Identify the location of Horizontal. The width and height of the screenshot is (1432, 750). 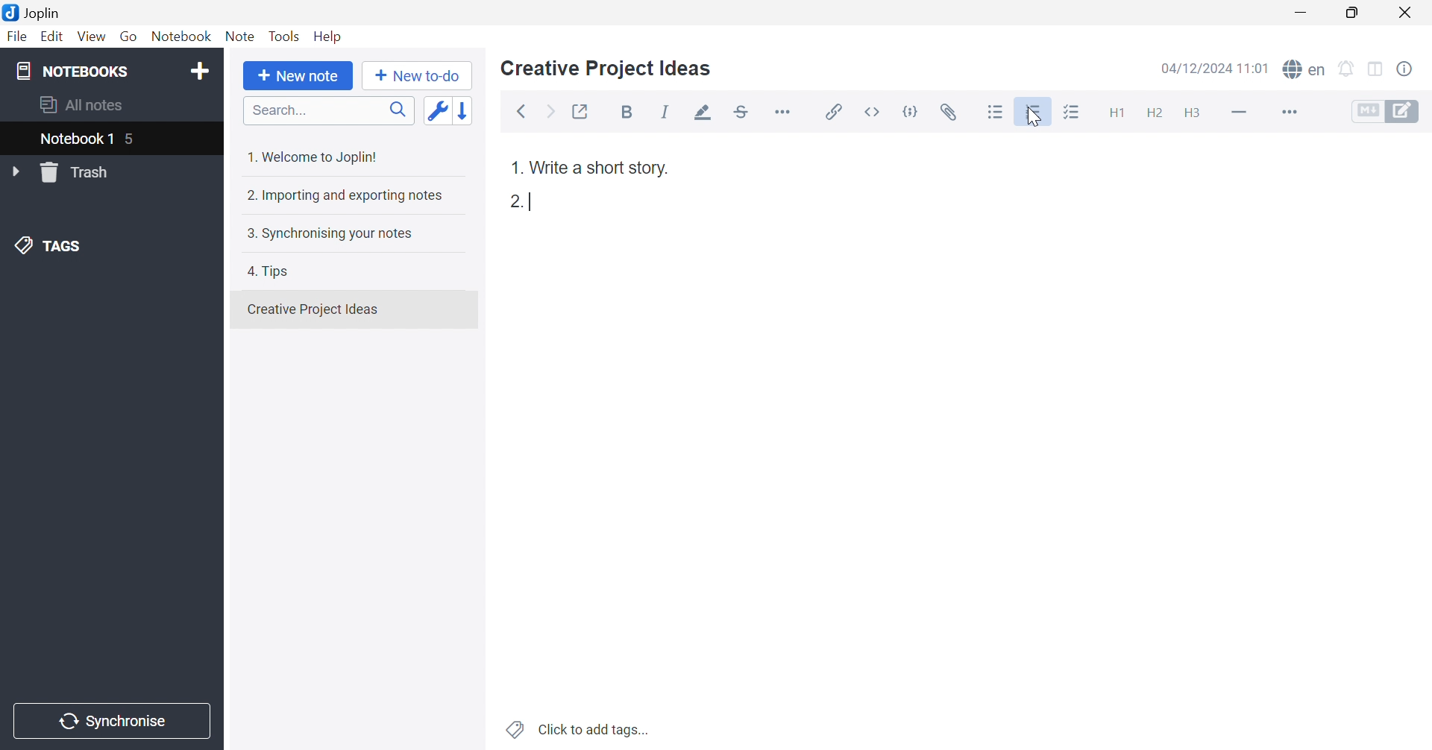
(787, 113).